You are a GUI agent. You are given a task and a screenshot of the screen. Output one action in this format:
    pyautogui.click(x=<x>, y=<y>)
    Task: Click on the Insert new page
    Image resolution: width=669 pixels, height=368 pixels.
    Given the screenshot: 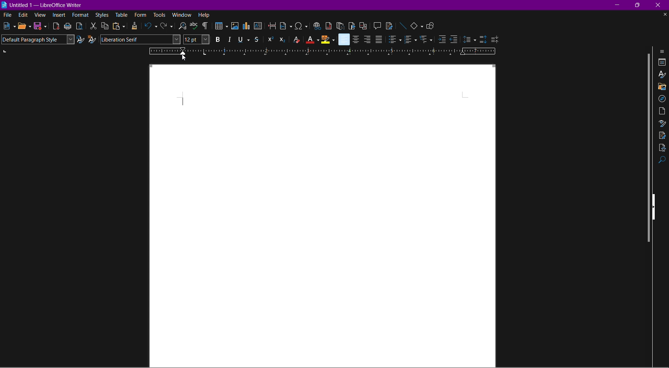 What is the action you would take?
    pyautogui.click(x=286, y=26)
    